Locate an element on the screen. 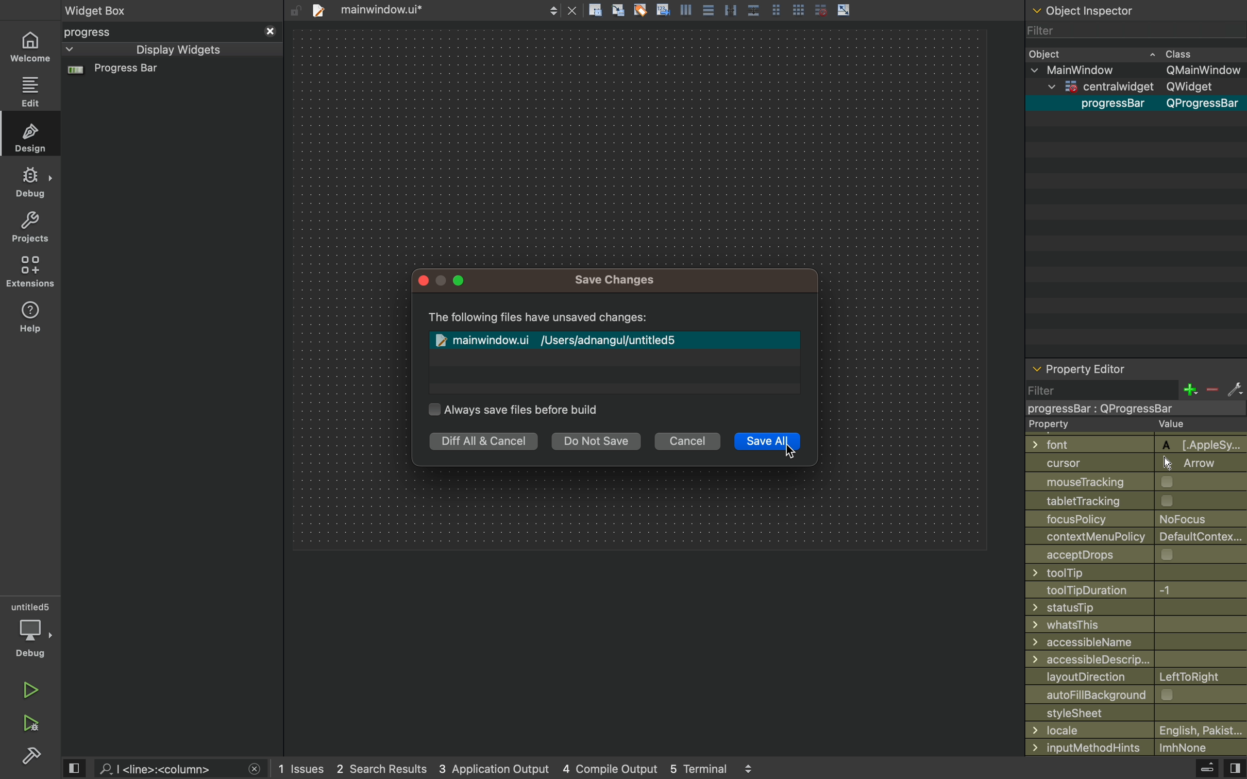 The width and height of the screenshot is (1247, 779). inputmethodhints is located at coordinates (1135, 746).